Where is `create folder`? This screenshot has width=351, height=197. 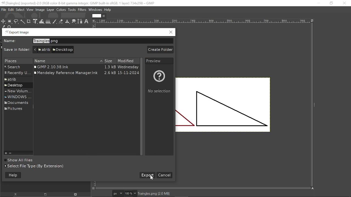
create folder is located at coordinates (161, 49).